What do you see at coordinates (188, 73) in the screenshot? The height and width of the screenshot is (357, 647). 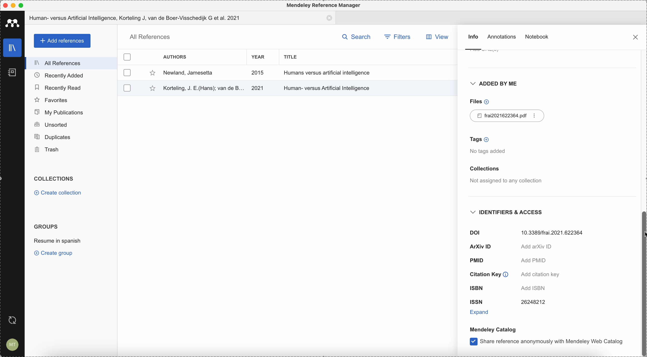 I see `Newlad, Jamsetta` at bounding box center [188, 73].